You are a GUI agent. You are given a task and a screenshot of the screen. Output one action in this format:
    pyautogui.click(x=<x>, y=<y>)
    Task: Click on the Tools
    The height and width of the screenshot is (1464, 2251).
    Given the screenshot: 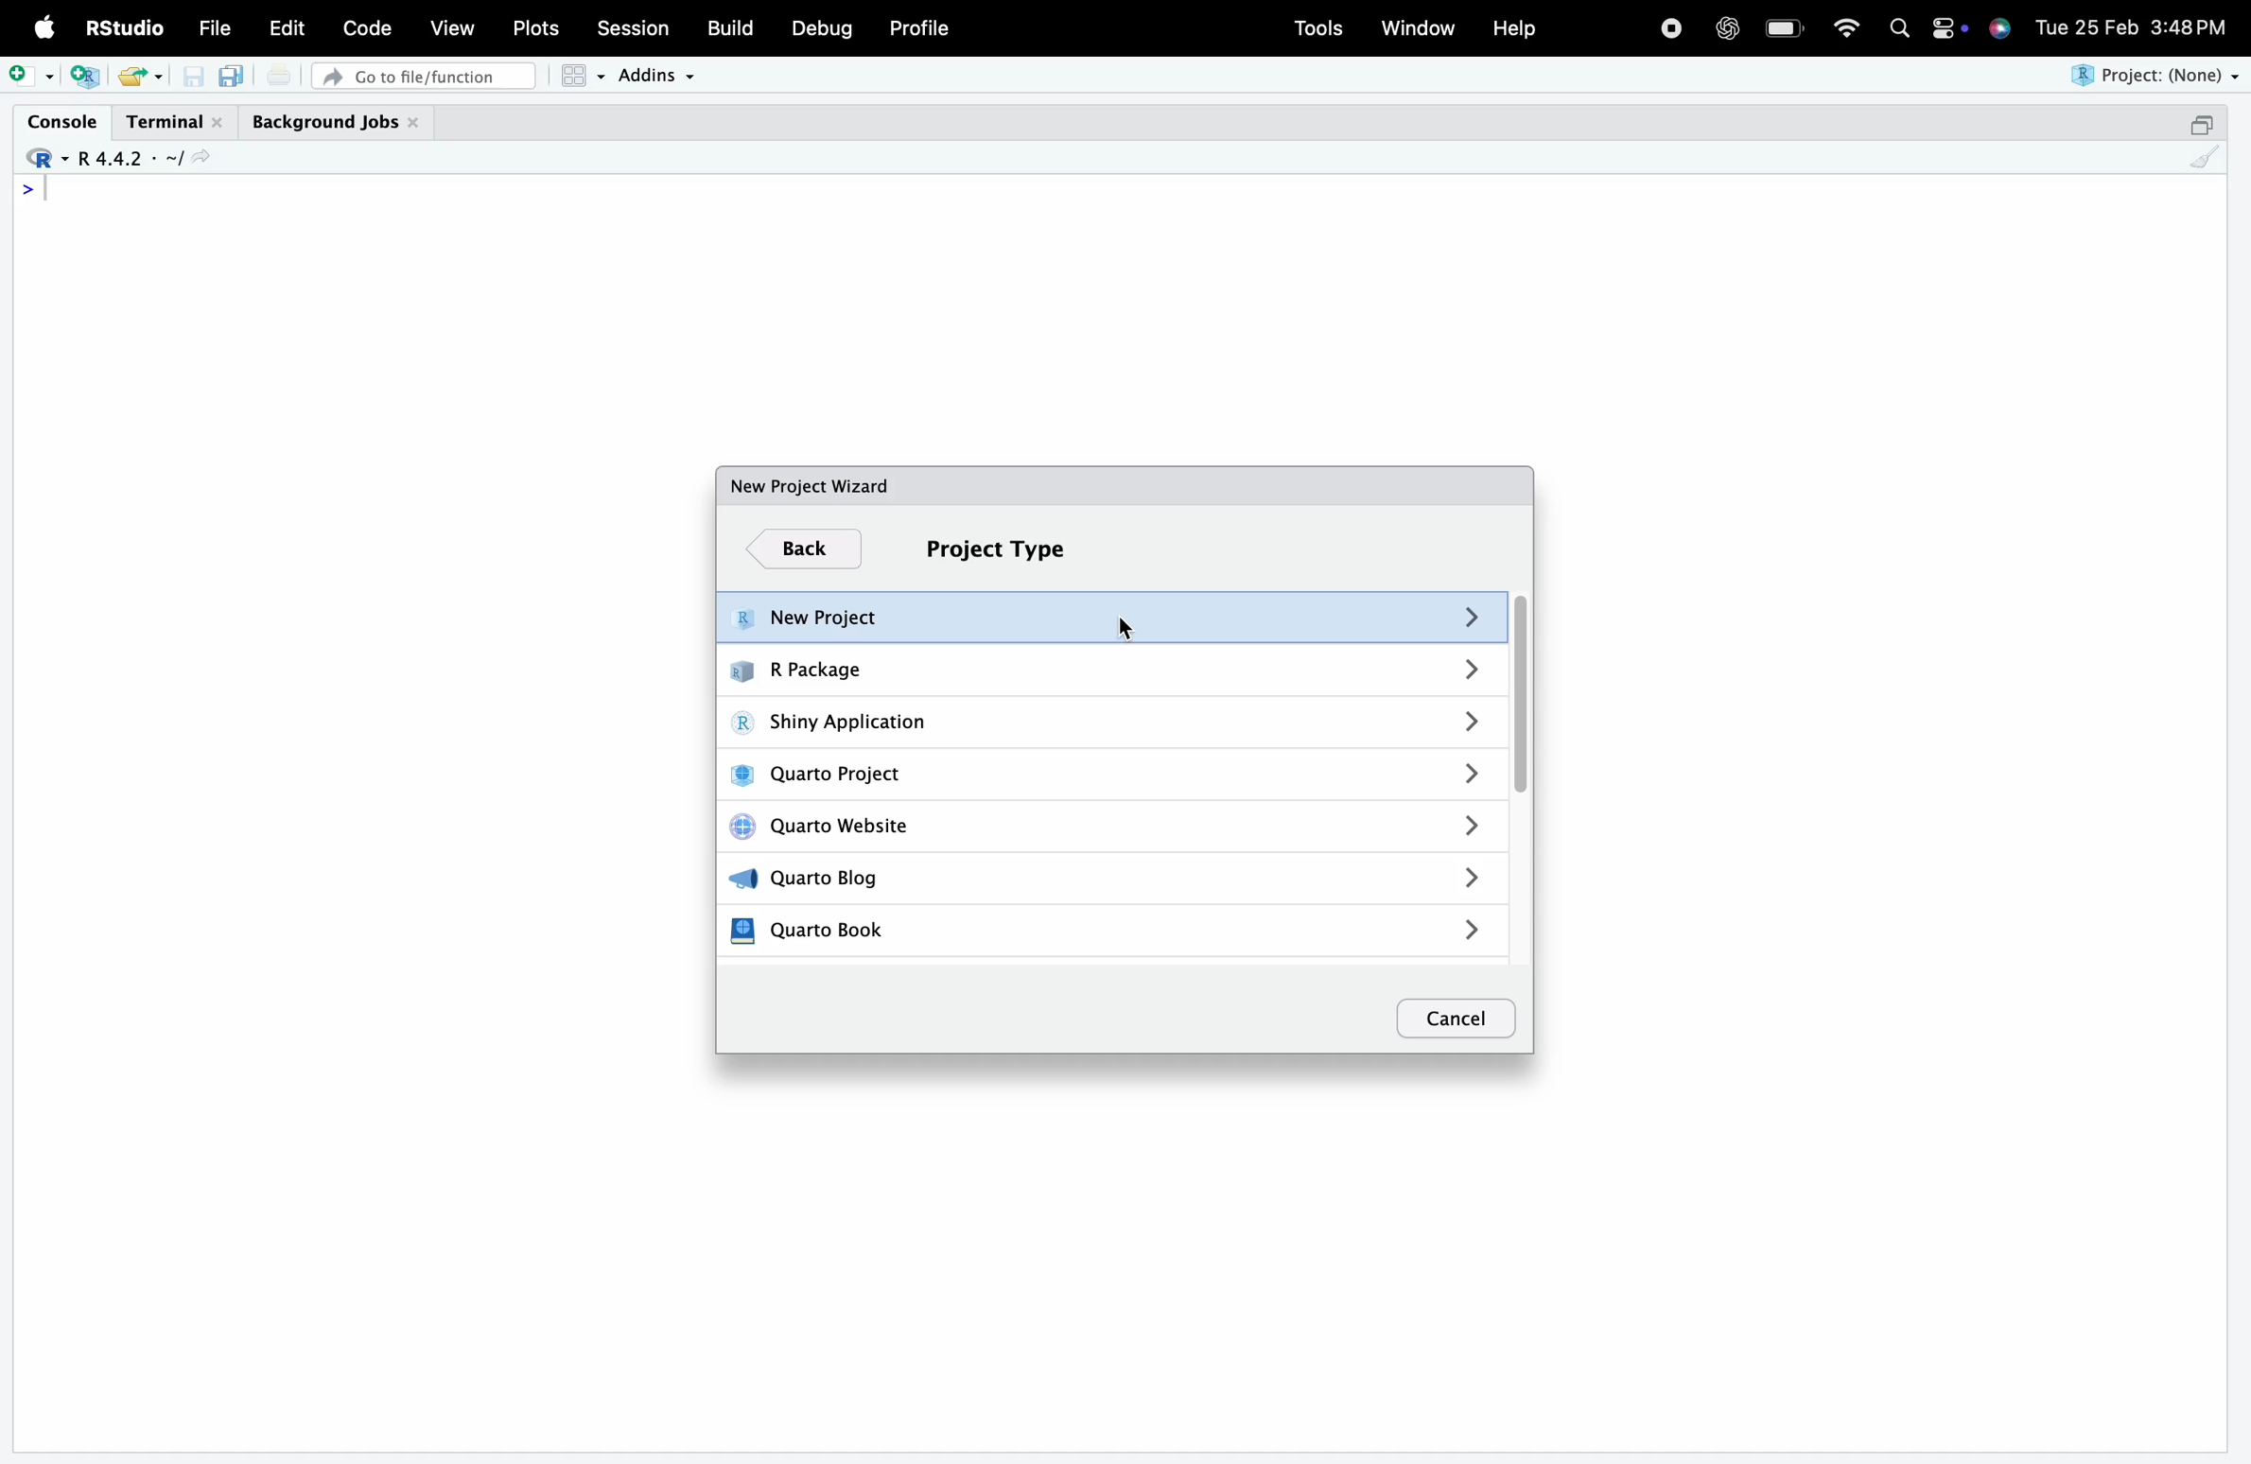 What is the action you would take?
    pyautogui.click(x=1318, y=28)
    